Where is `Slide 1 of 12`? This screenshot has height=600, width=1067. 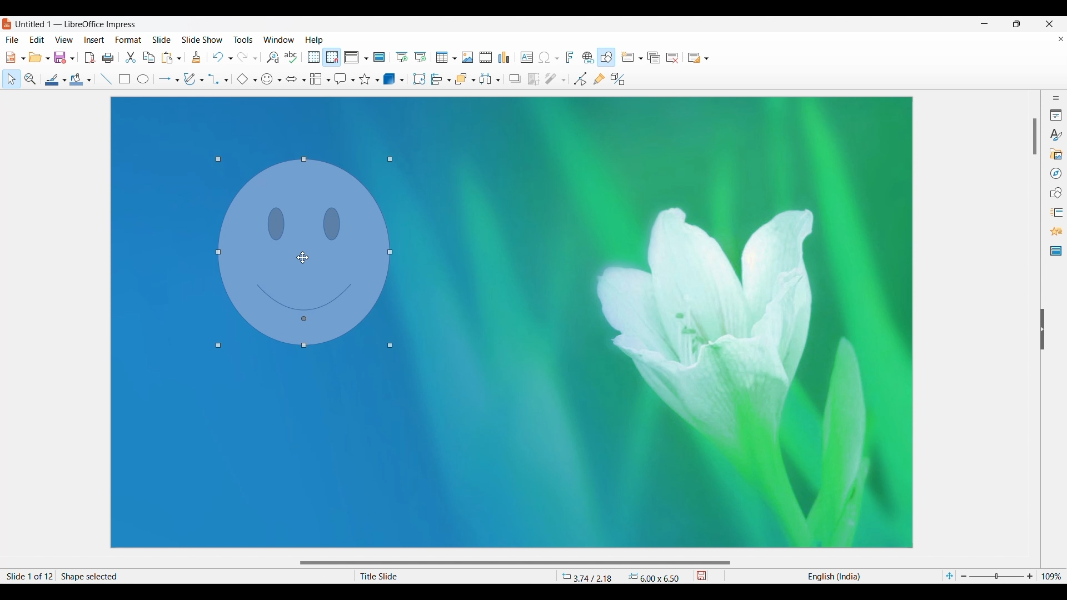
Slide 1 of 12 is located at coordinates (28, 576).